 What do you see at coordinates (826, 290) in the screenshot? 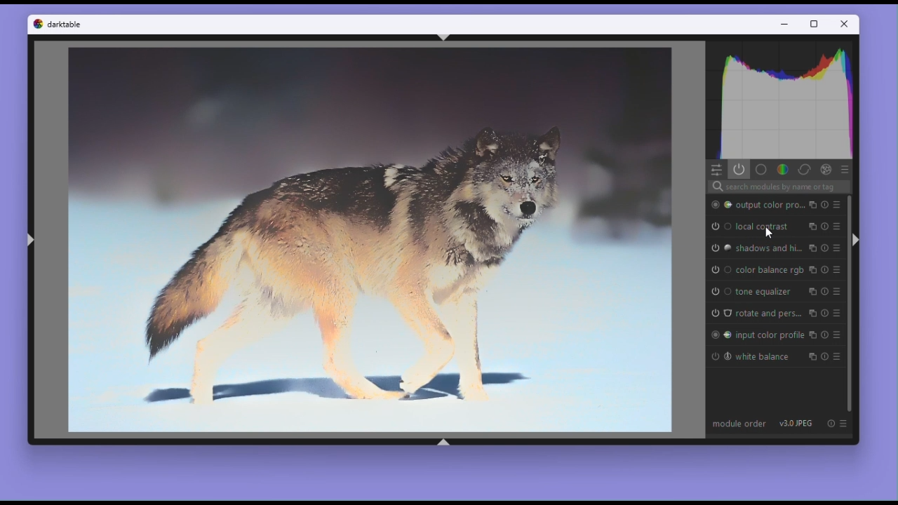
I see `Reset parameters` at bounding box center [826, 290].